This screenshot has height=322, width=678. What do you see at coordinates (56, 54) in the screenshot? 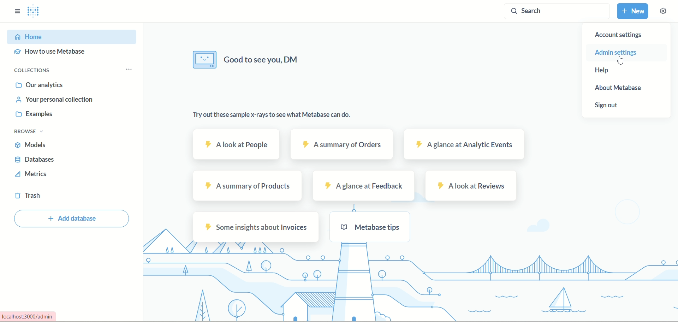
I see `how to use metabase` at bounding box center [56, 54].